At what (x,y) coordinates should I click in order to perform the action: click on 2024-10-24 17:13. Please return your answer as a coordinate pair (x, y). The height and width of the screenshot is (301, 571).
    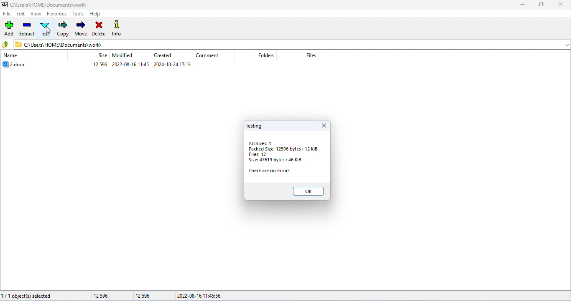
    Looking at the image, I should click on (173, 65).